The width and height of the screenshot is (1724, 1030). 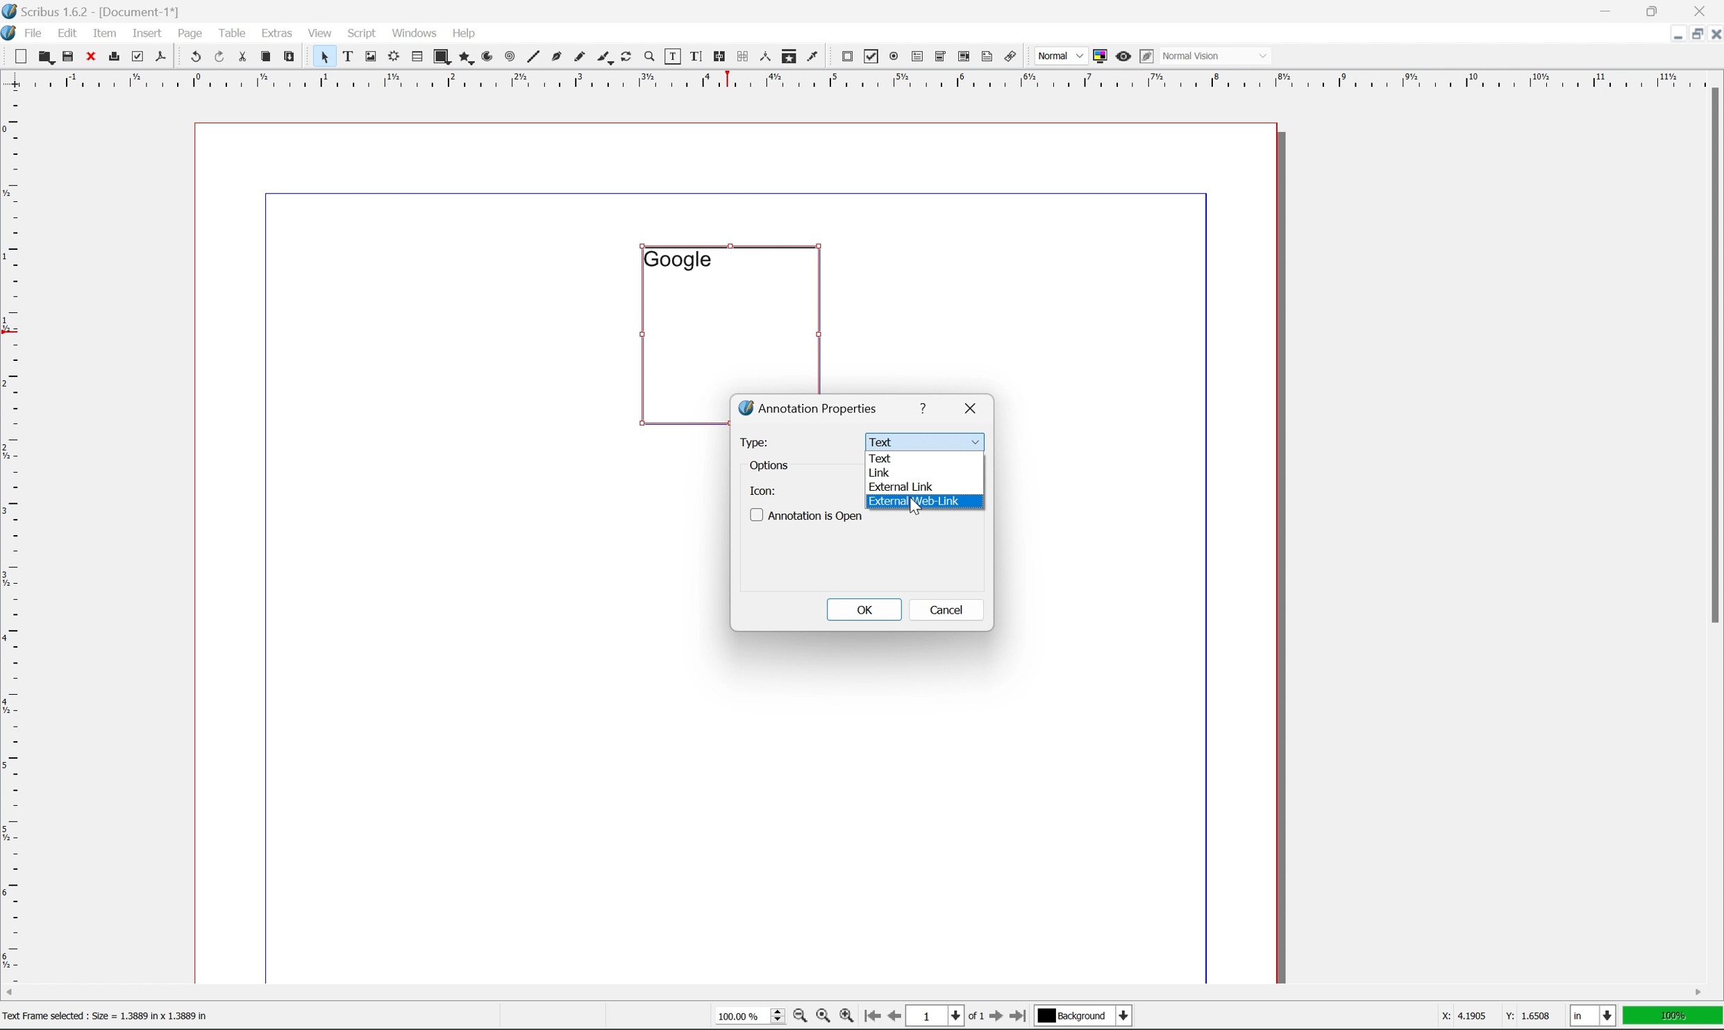 I want to click on Cursor, so click(x=916, y=509).